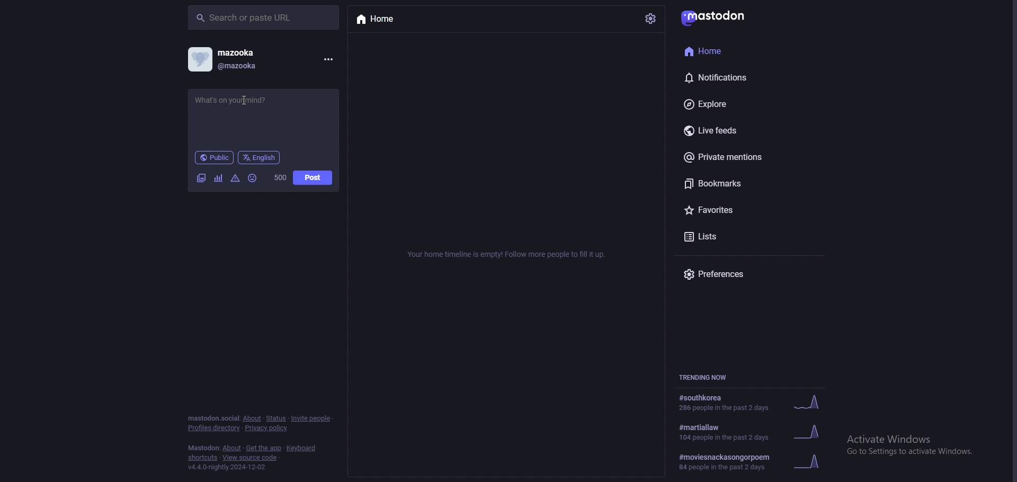  Describe the element at coordinates (219, 178) in the screenshot. I see `polls` at that location.